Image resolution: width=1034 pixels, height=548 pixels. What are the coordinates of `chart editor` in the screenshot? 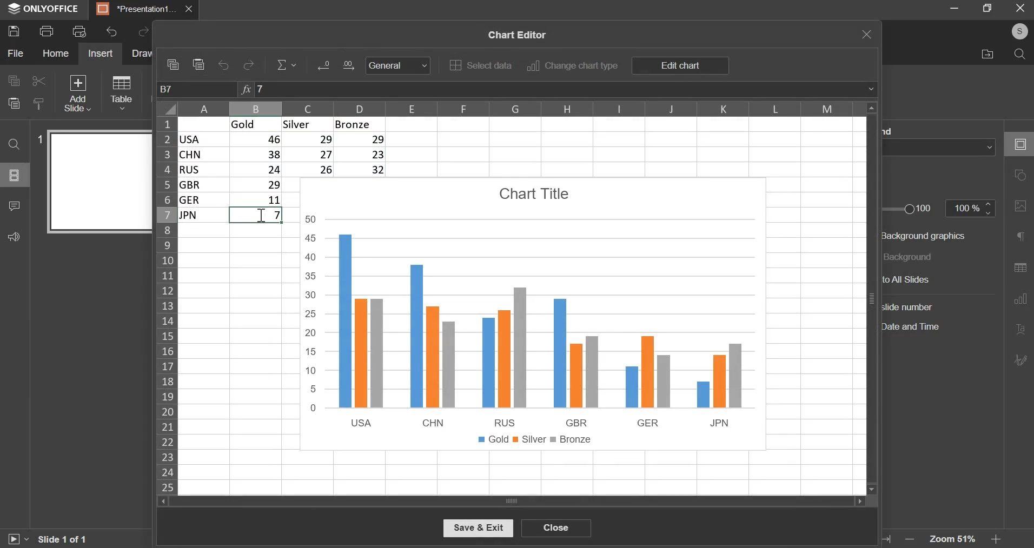 It's located at (515, 33).